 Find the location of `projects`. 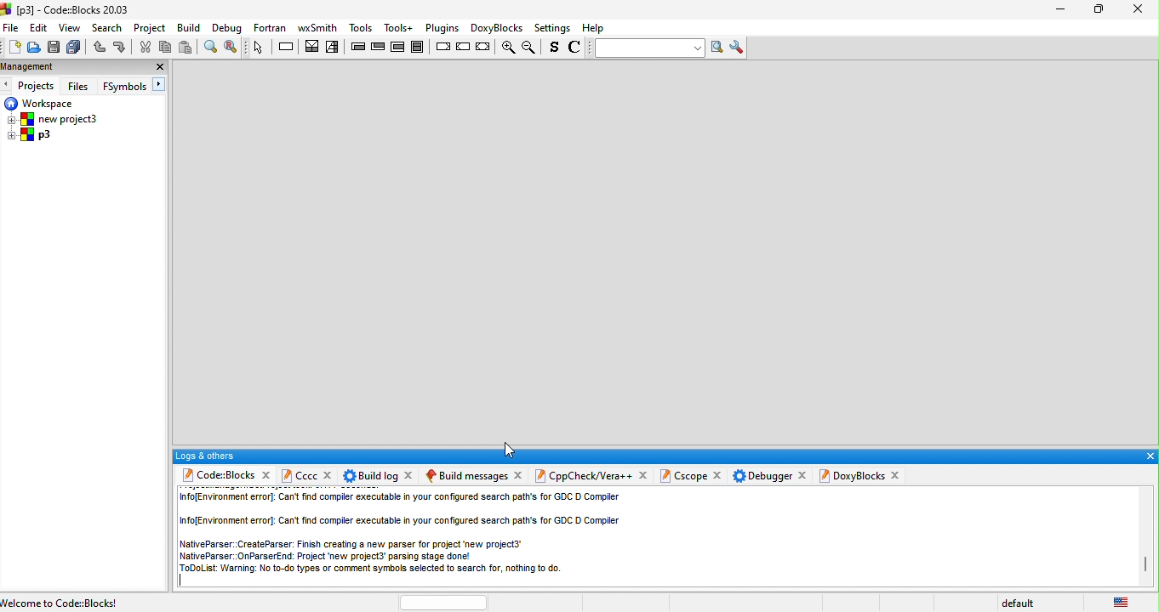

projects is located at coordinates (38, 86).